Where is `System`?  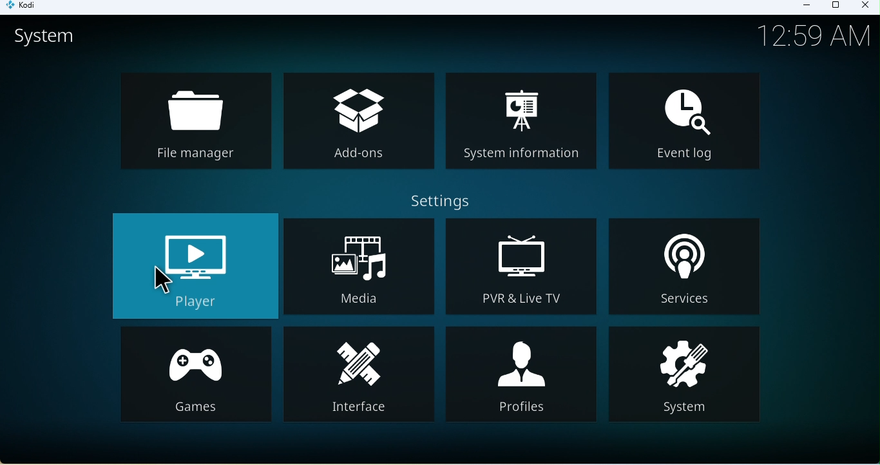 System is located at coordinates (687, 377).